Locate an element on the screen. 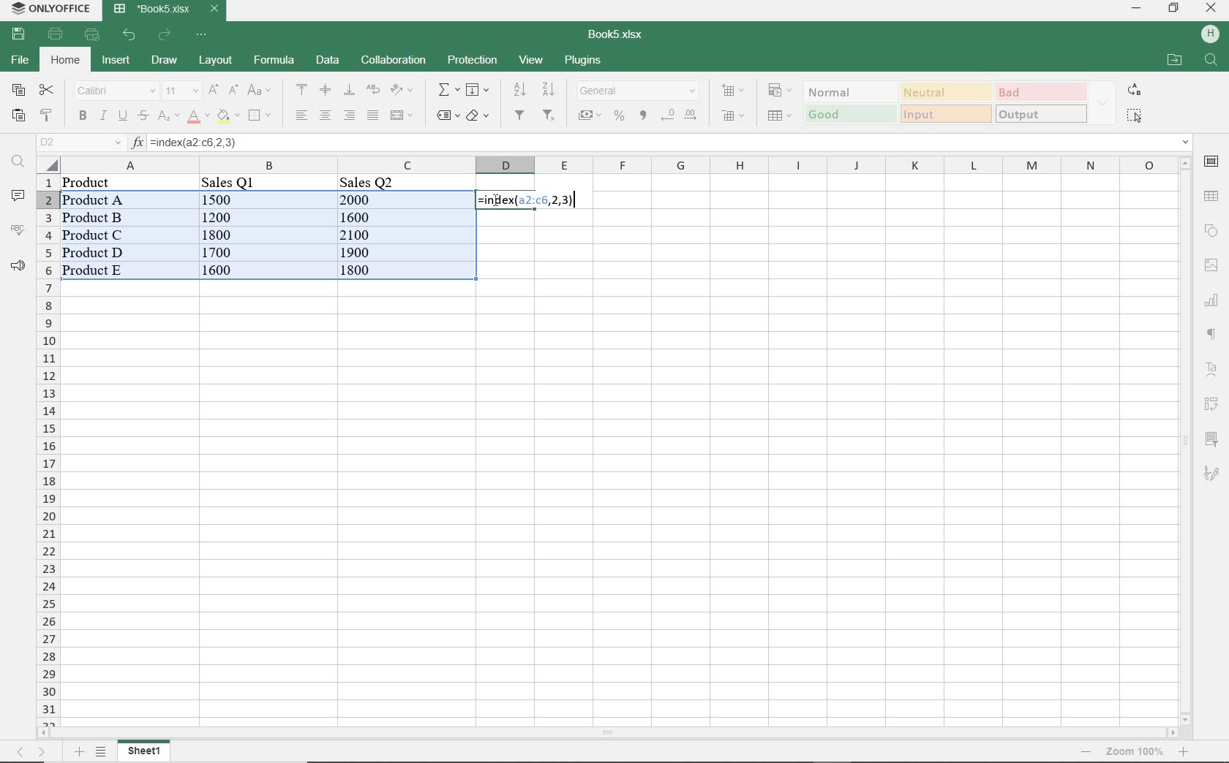 Image resolution: width=1229 pixels, height=763 pixels. insert cells is located at coordinates (731, 91).